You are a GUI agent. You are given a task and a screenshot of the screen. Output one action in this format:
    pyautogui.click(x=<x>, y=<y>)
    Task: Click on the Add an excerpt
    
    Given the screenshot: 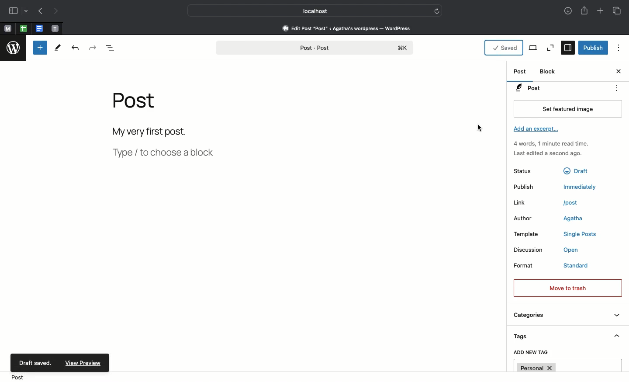 What is the action you would take?
    pyautogui.click(x=539, y=131)
    